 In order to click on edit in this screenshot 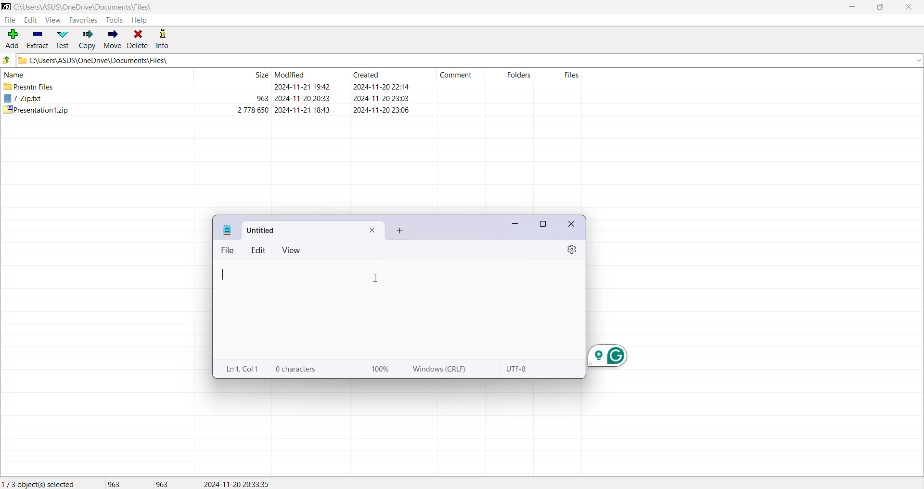, I will do `click(258, 250)`.